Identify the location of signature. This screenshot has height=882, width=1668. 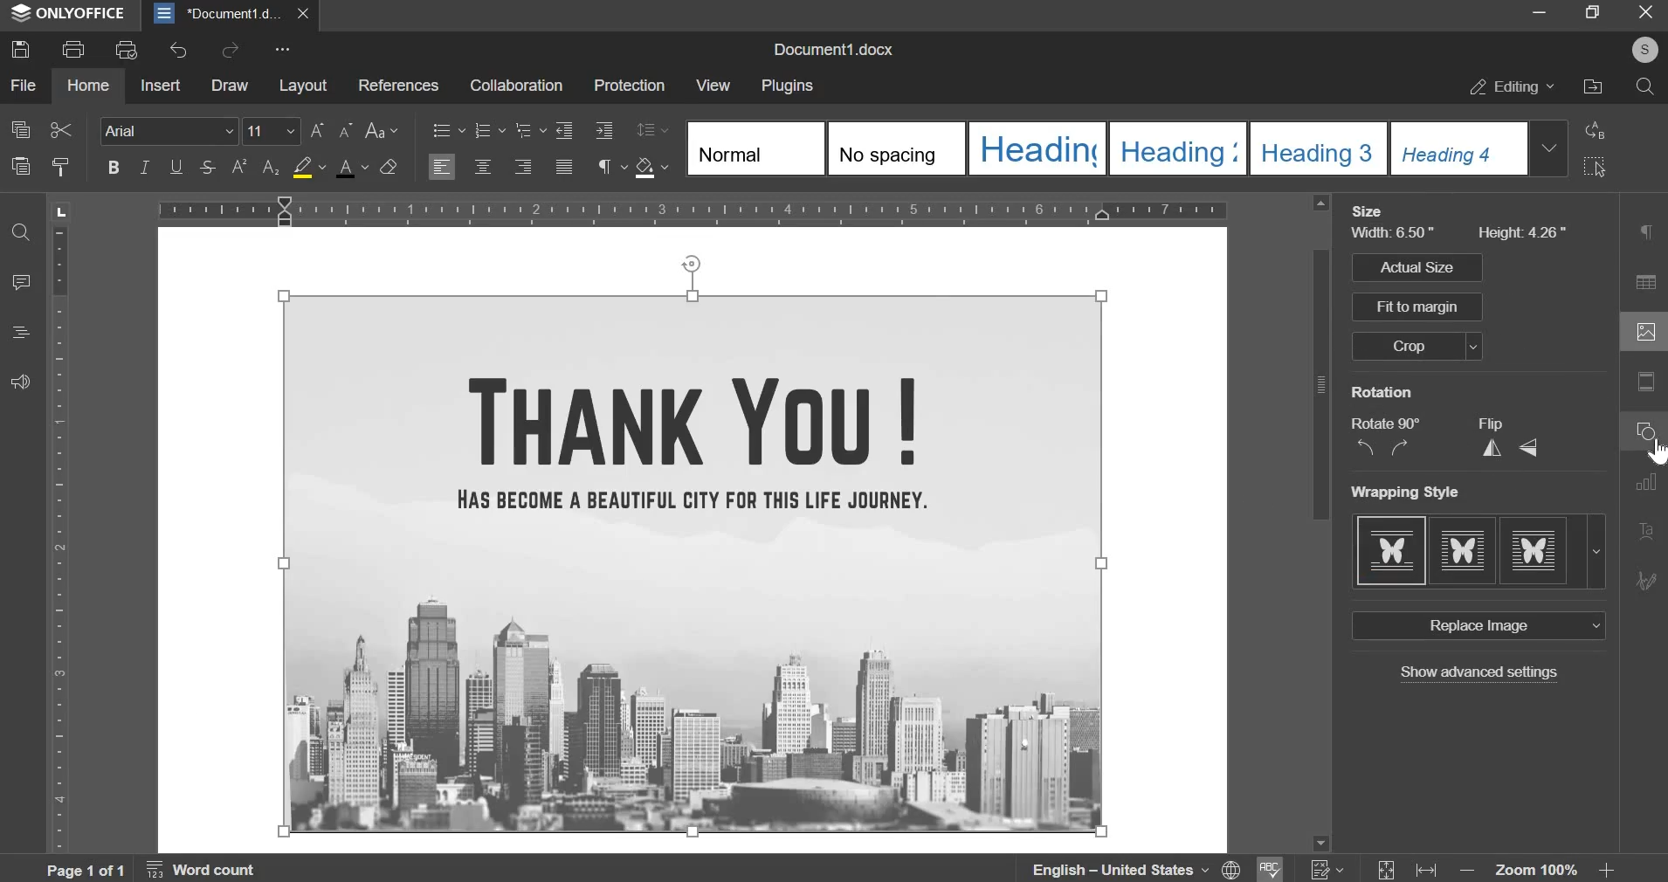
(1649, 580).